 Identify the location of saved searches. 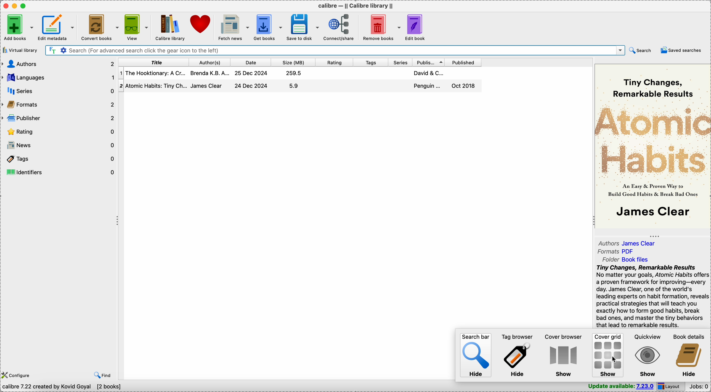
(681, 50).